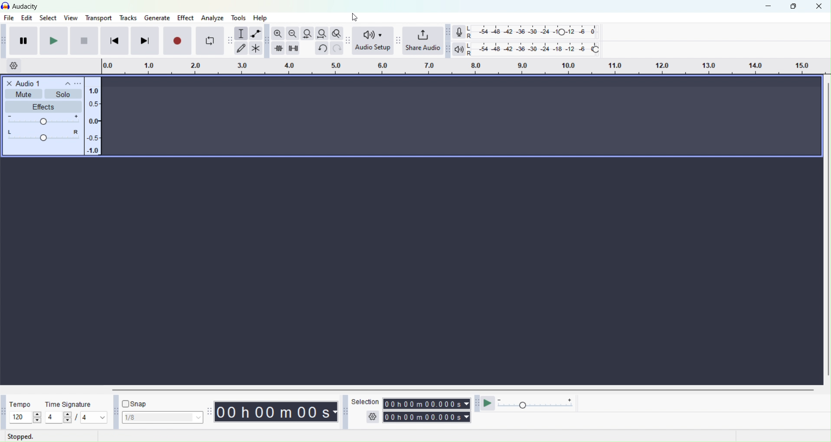  I want to click on Audacity edit toolbar, so click(266, 39).